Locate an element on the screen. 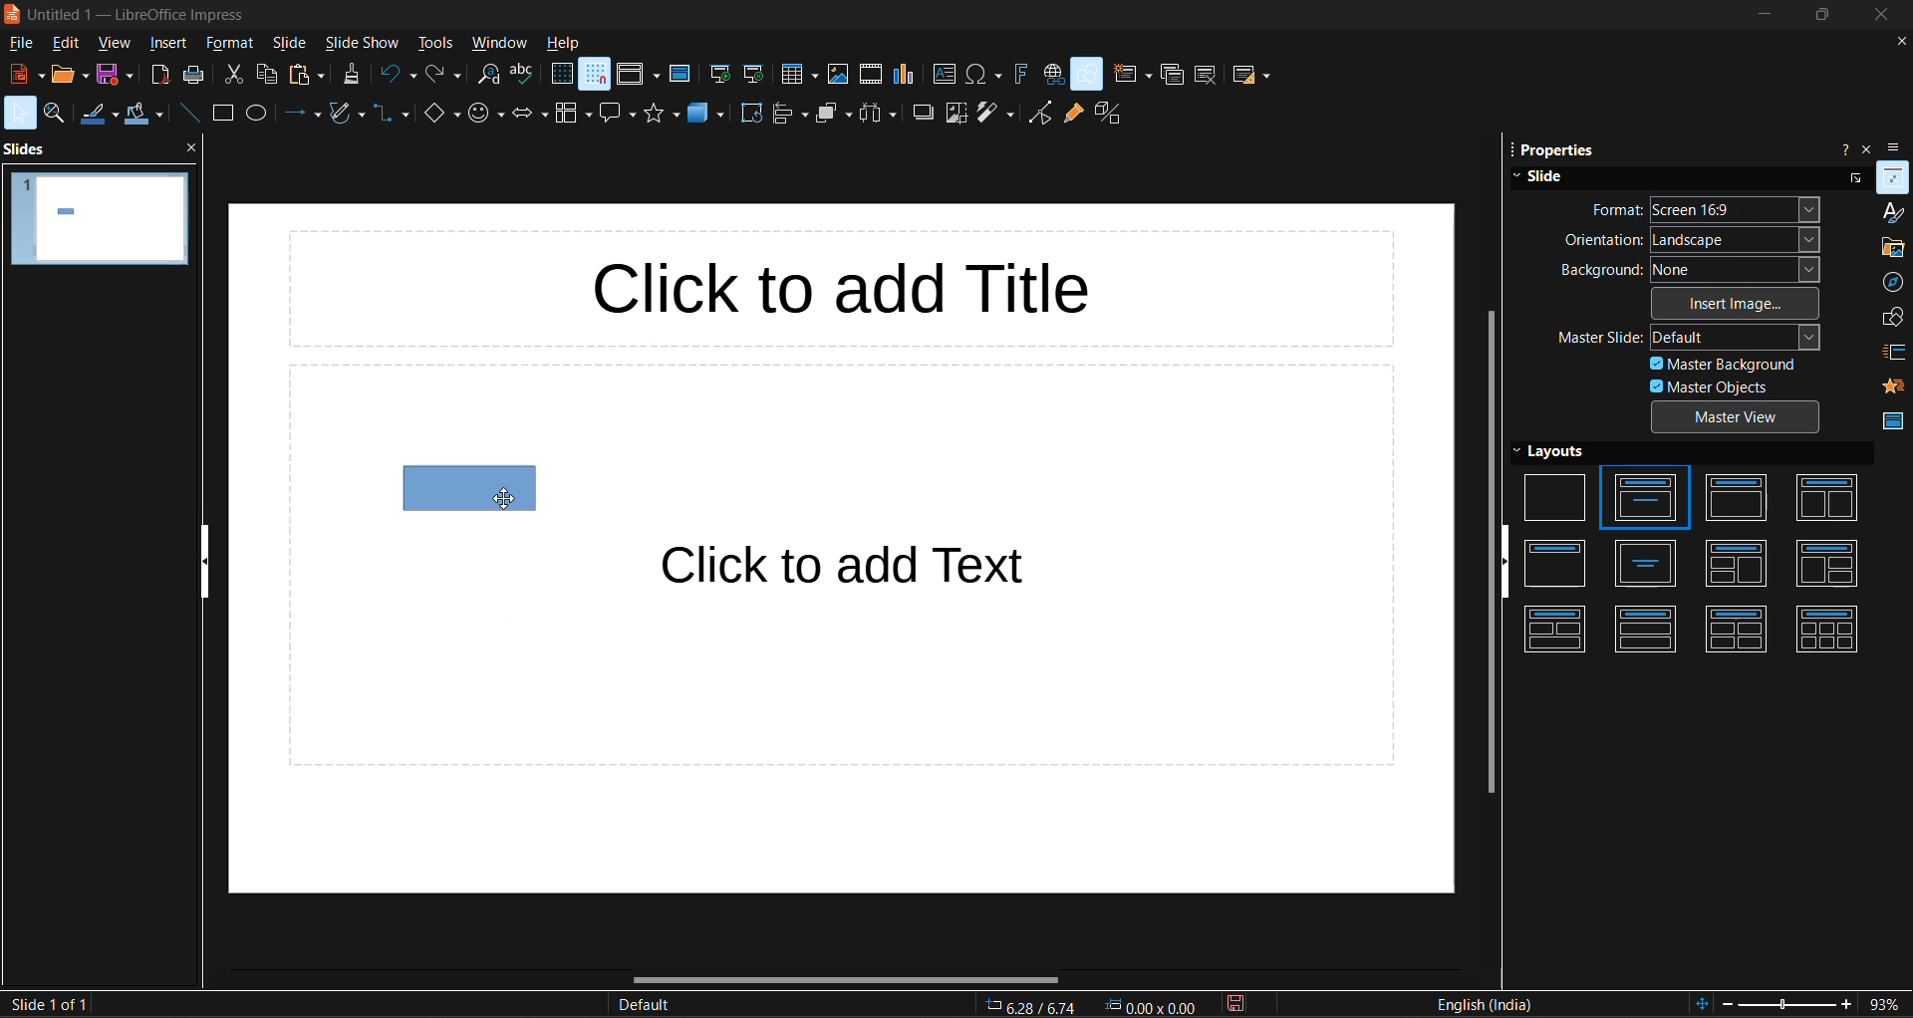  properties is located at coordinates (1552, 150).